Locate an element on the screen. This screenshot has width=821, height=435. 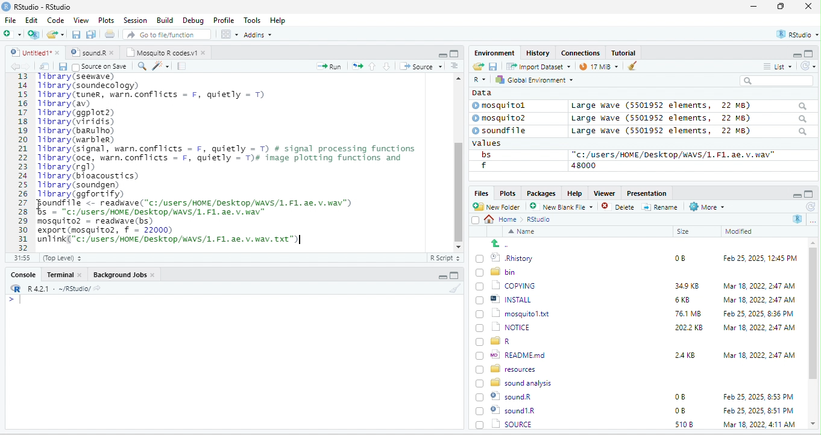
File is located at coordinates (10, 20).